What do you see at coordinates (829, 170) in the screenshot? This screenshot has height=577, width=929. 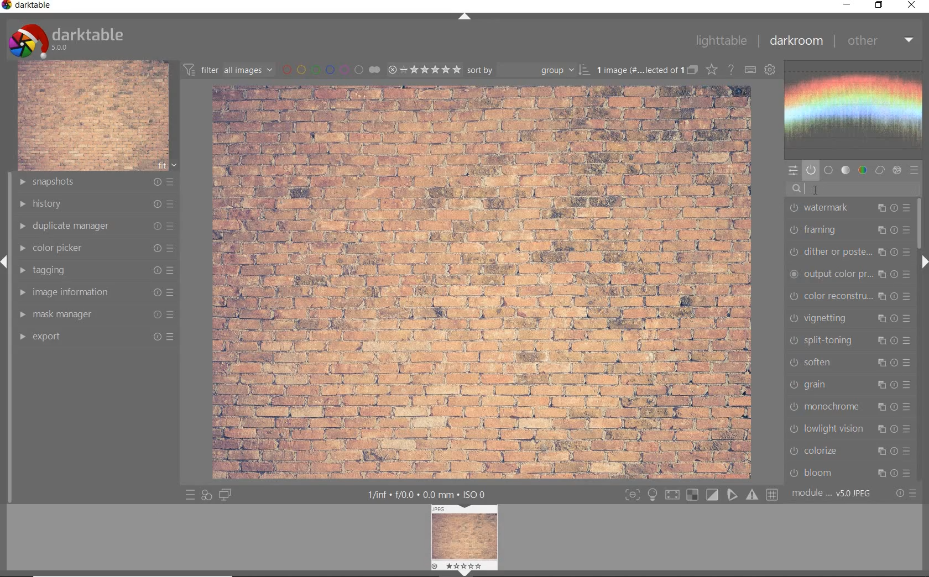 I see `base` at bounding box center [829, 170].